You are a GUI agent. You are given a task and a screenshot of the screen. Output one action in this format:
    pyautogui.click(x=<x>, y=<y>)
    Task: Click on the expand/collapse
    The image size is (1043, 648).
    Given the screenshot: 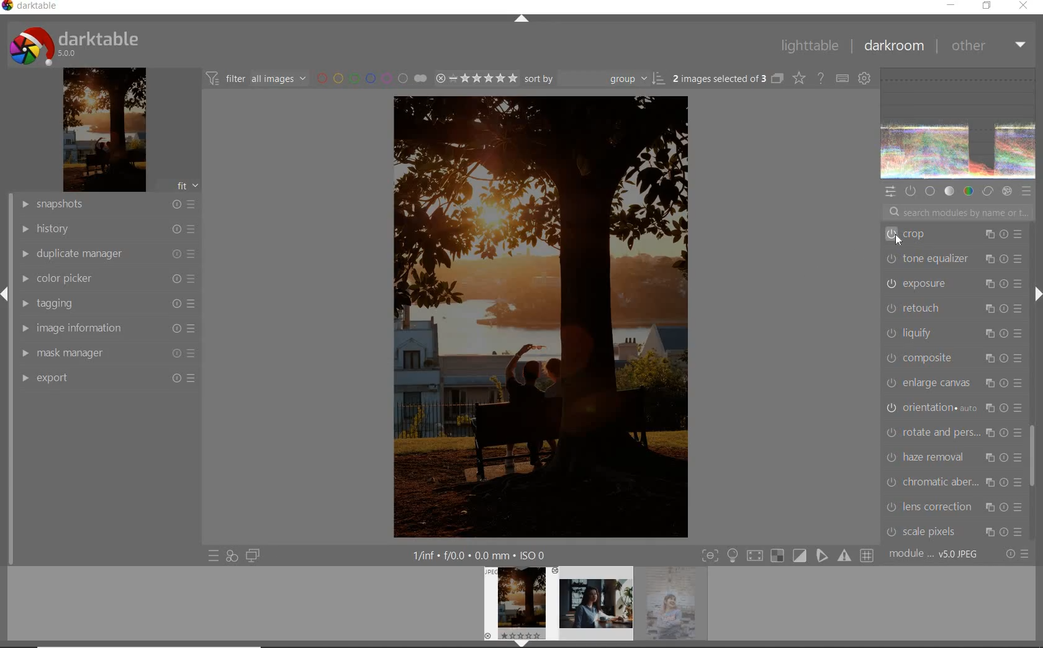 What is the action you would take?
    pyautogui.click(x=521, y=21)
    